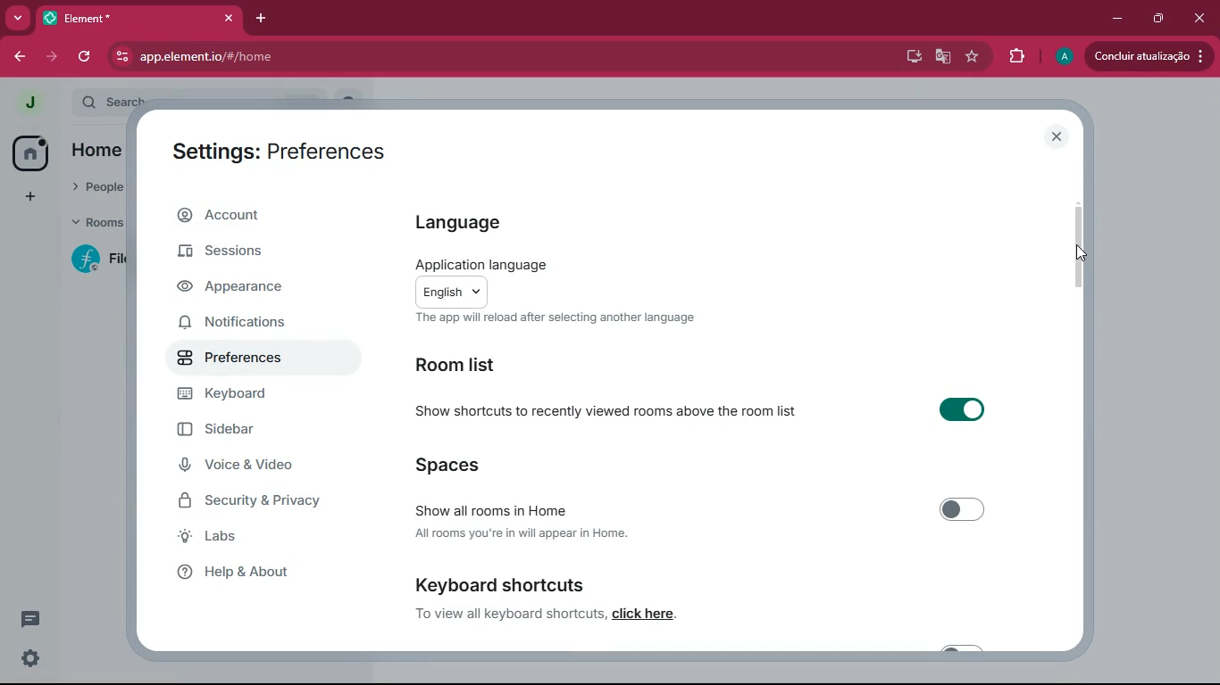  What do you see at coordinates (96, 152) in the screenshot?
I see `home` at bounding box center [96, 152].